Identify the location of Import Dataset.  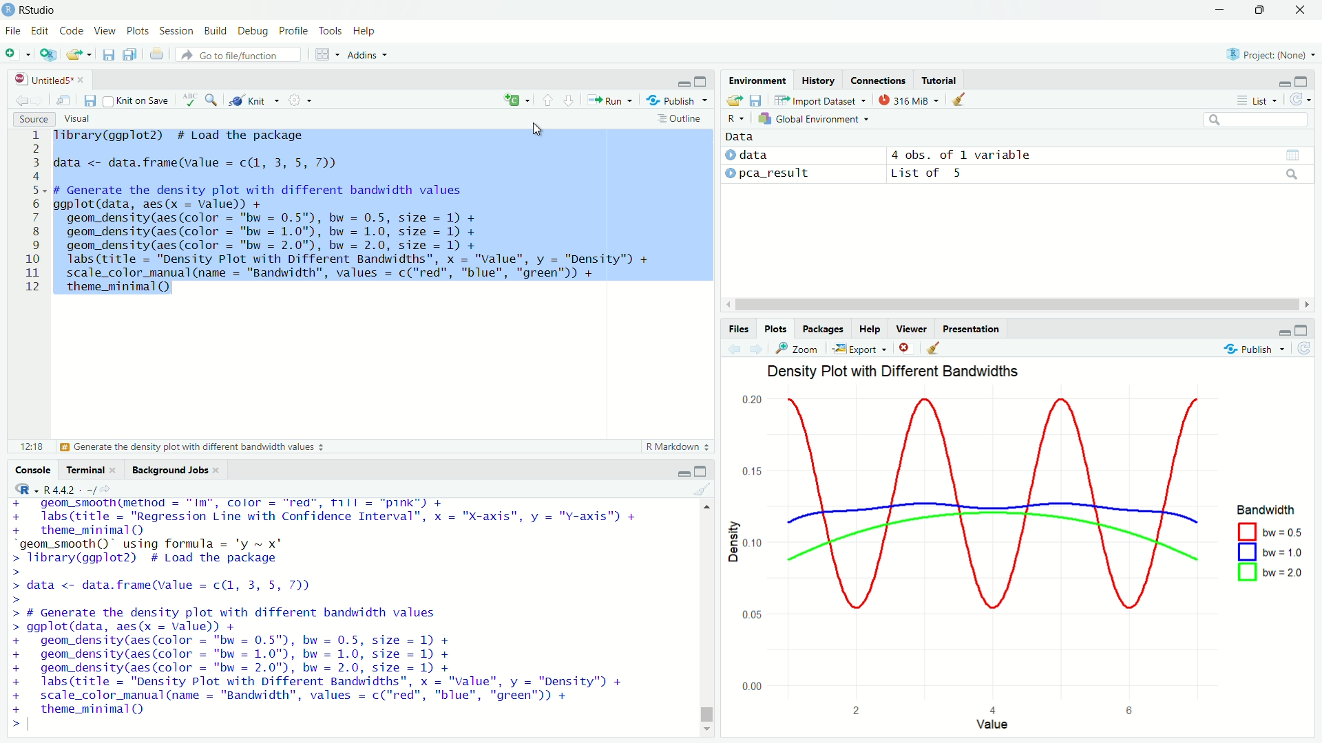
(821, 100).